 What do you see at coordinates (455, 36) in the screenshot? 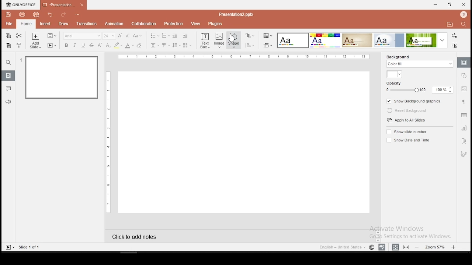
I see `replace` at bounding box center [455, 36].